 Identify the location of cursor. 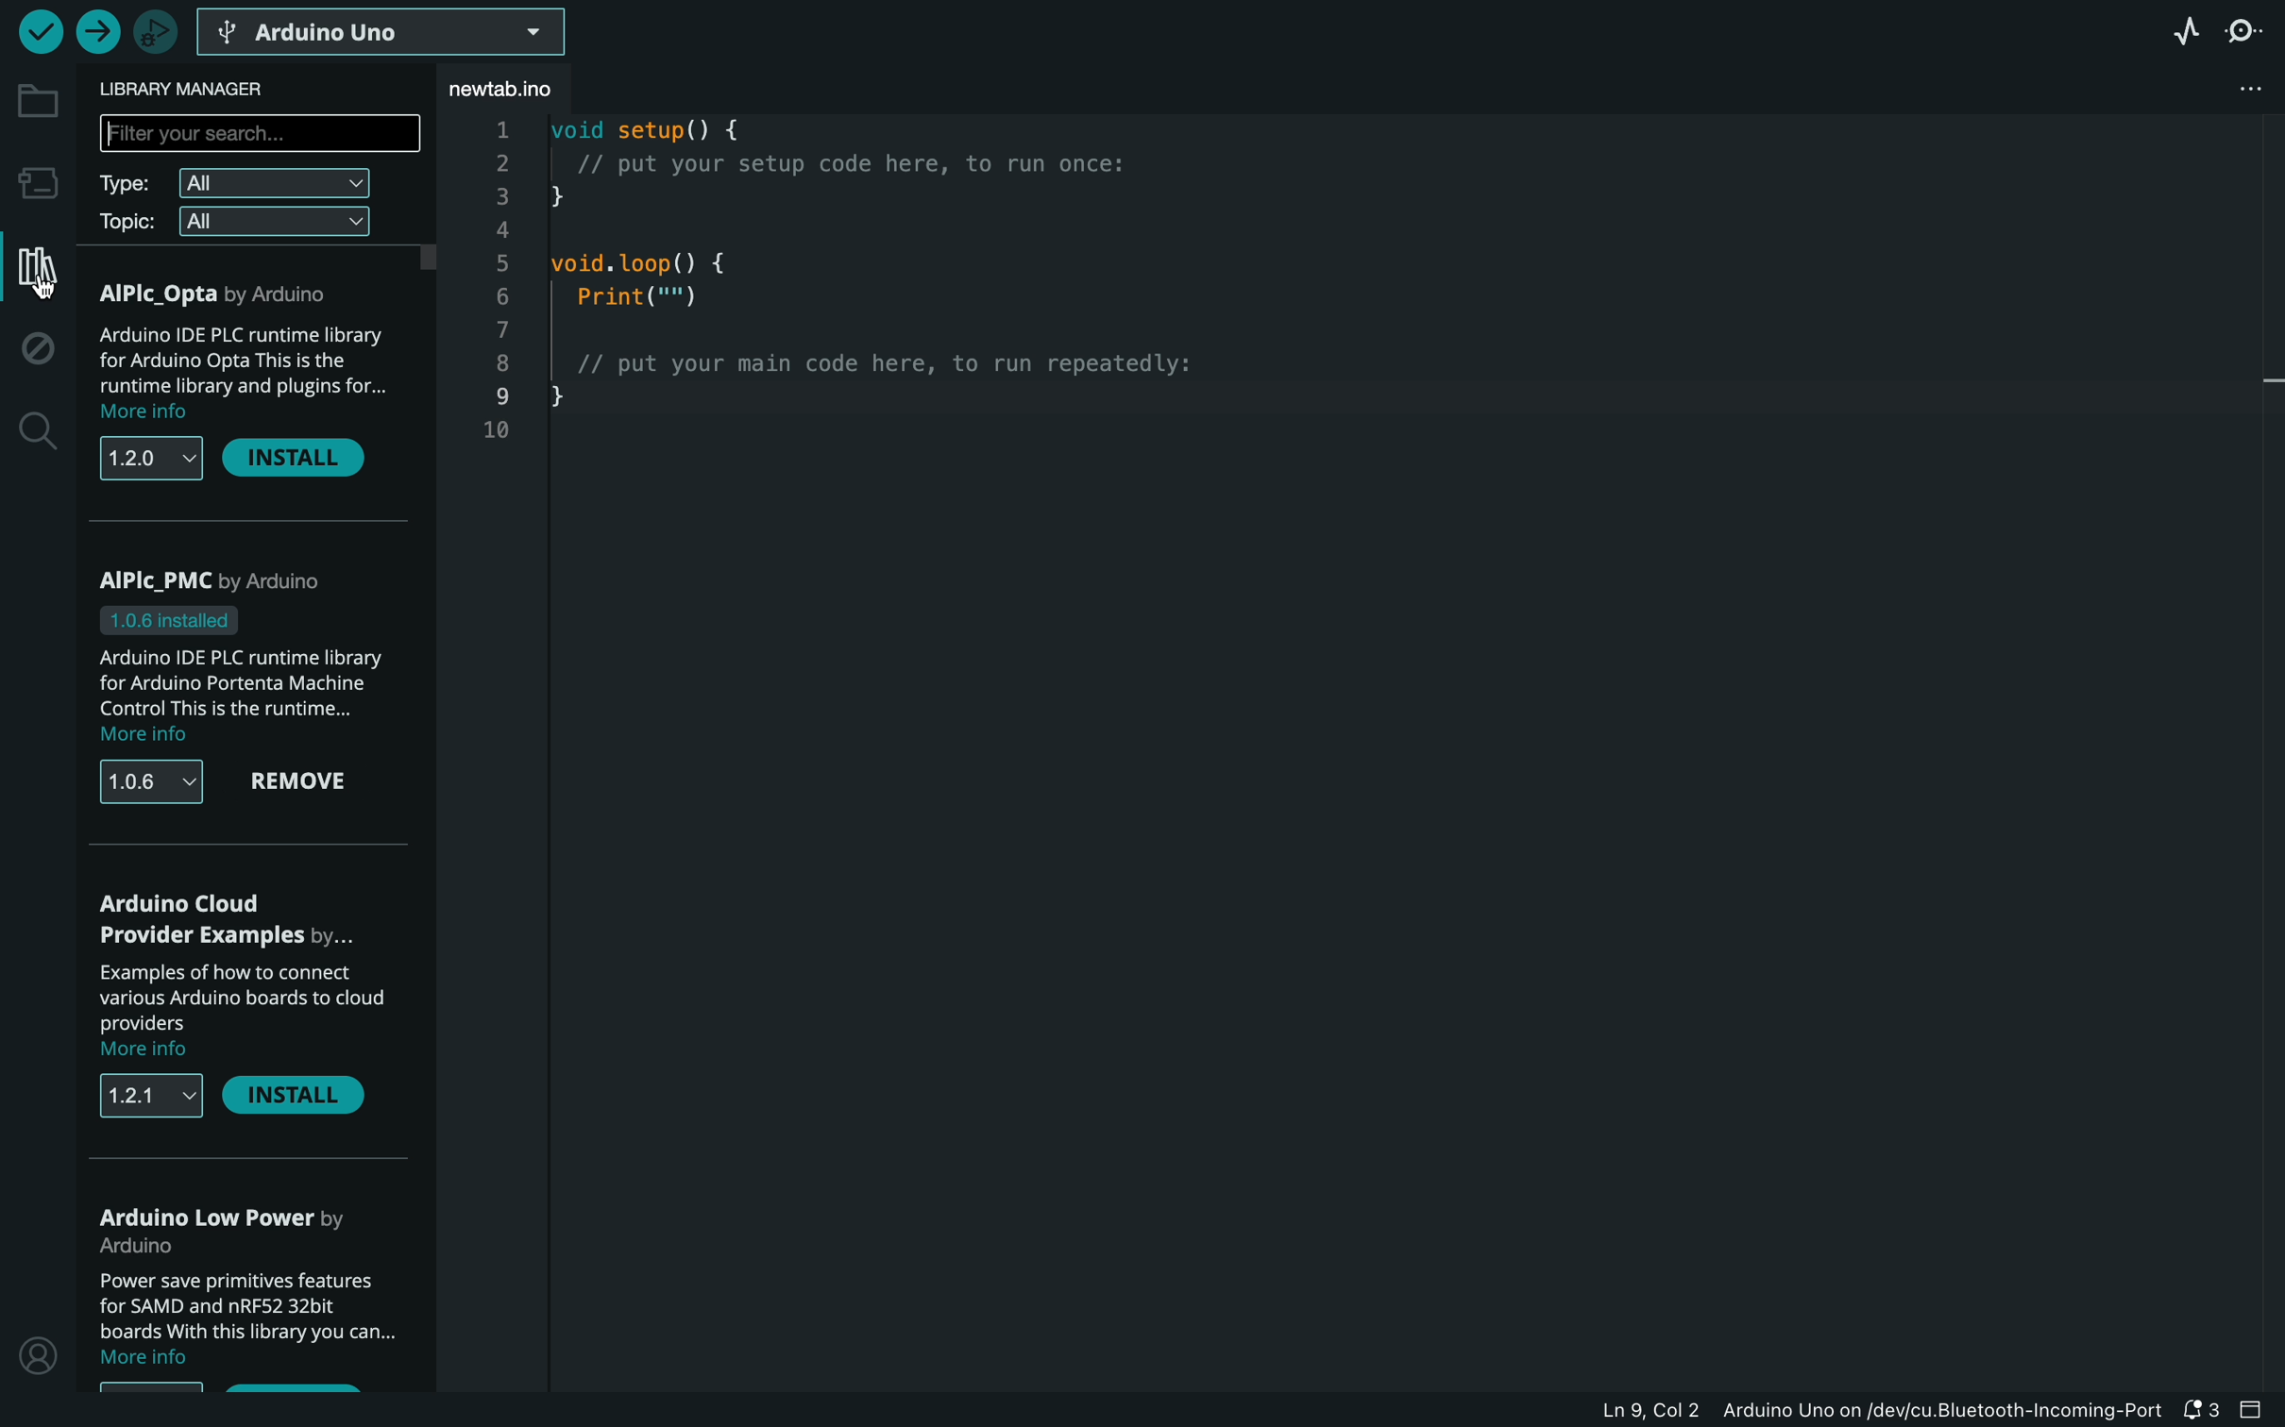
(40, 283).